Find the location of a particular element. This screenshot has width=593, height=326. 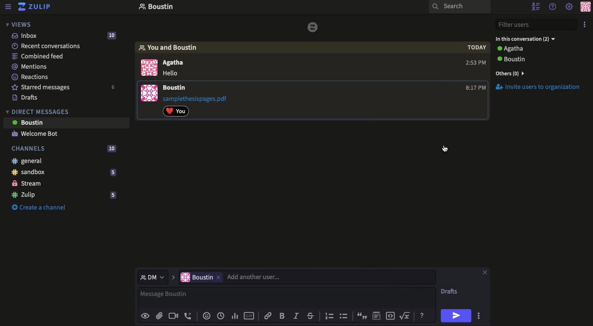

View all users is located at coordinates (519, 75).